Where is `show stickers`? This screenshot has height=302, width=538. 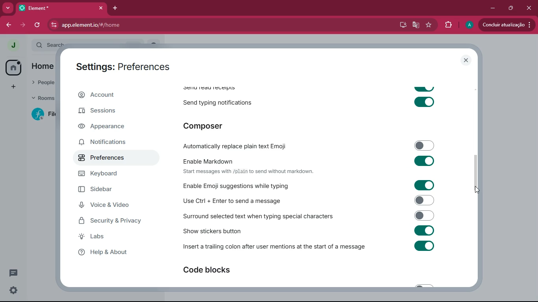 show stickers is located at coordinates (319, 231).